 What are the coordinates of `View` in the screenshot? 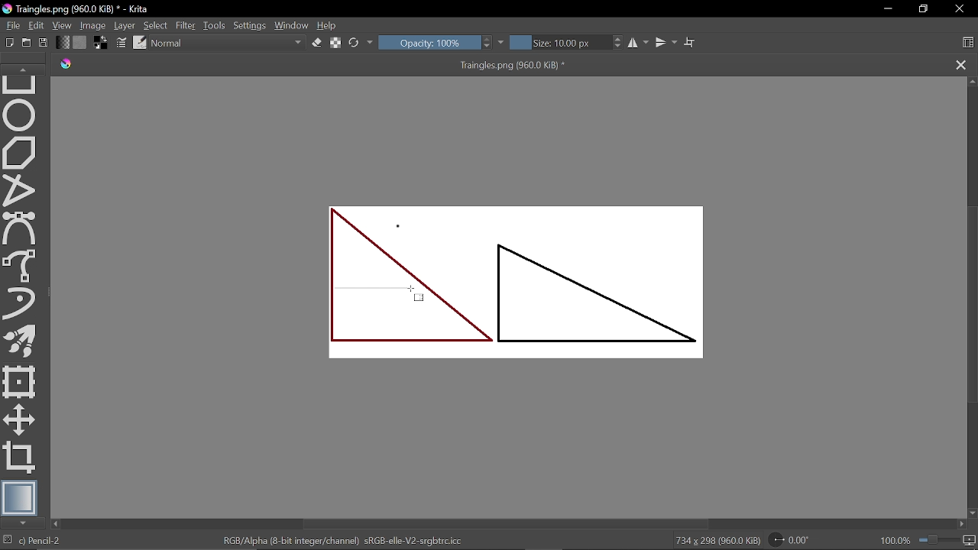 It's located at (62, 24).